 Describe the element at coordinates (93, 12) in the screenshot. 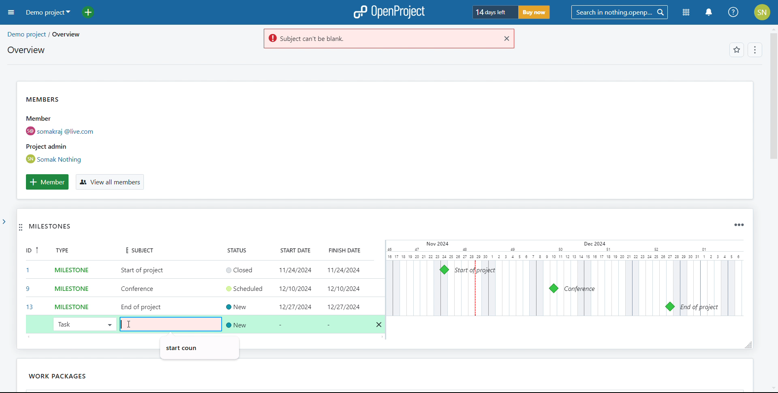

I see `add project` at that location.